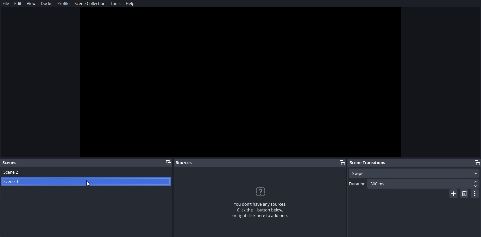  What do you see at coordinates (86, 172) in the screenshot?
I see `Scene 2` at bounding box center [86, 172].